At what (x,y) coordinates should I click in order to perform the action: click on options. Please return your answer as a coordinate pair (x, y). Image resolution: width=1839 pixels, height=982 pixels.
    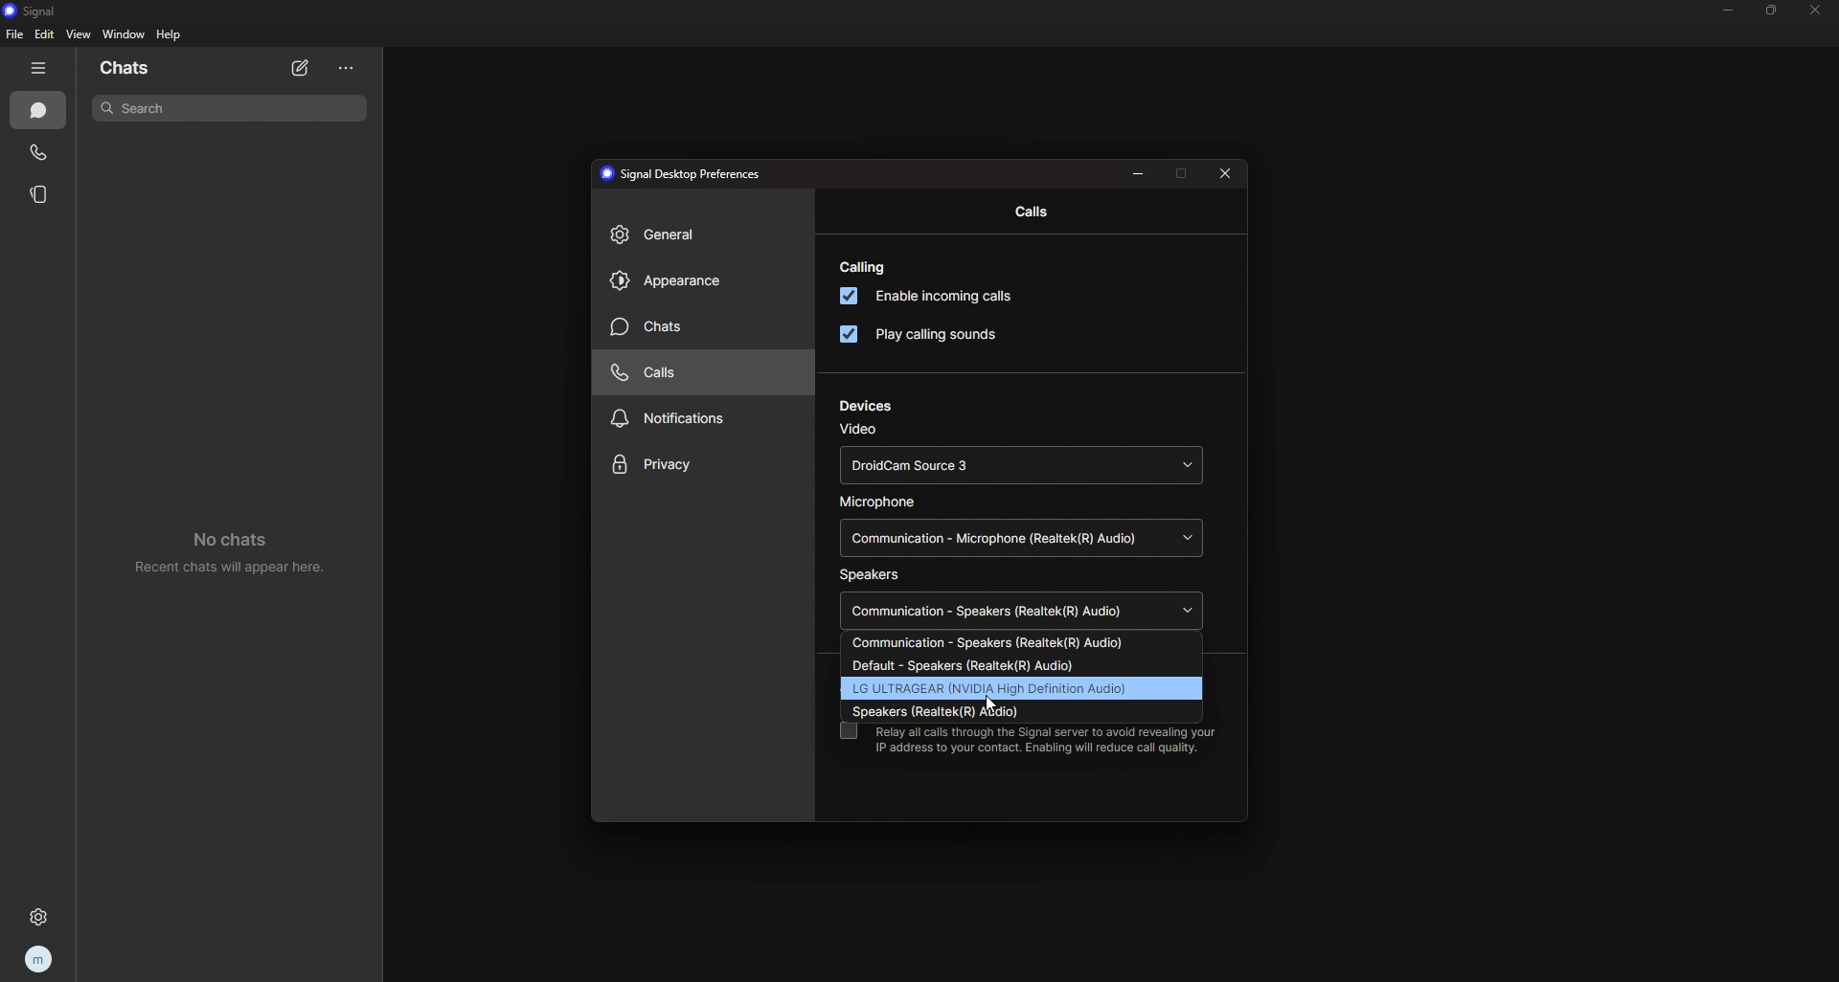
    Looking at the image, I should click on (348, 69).